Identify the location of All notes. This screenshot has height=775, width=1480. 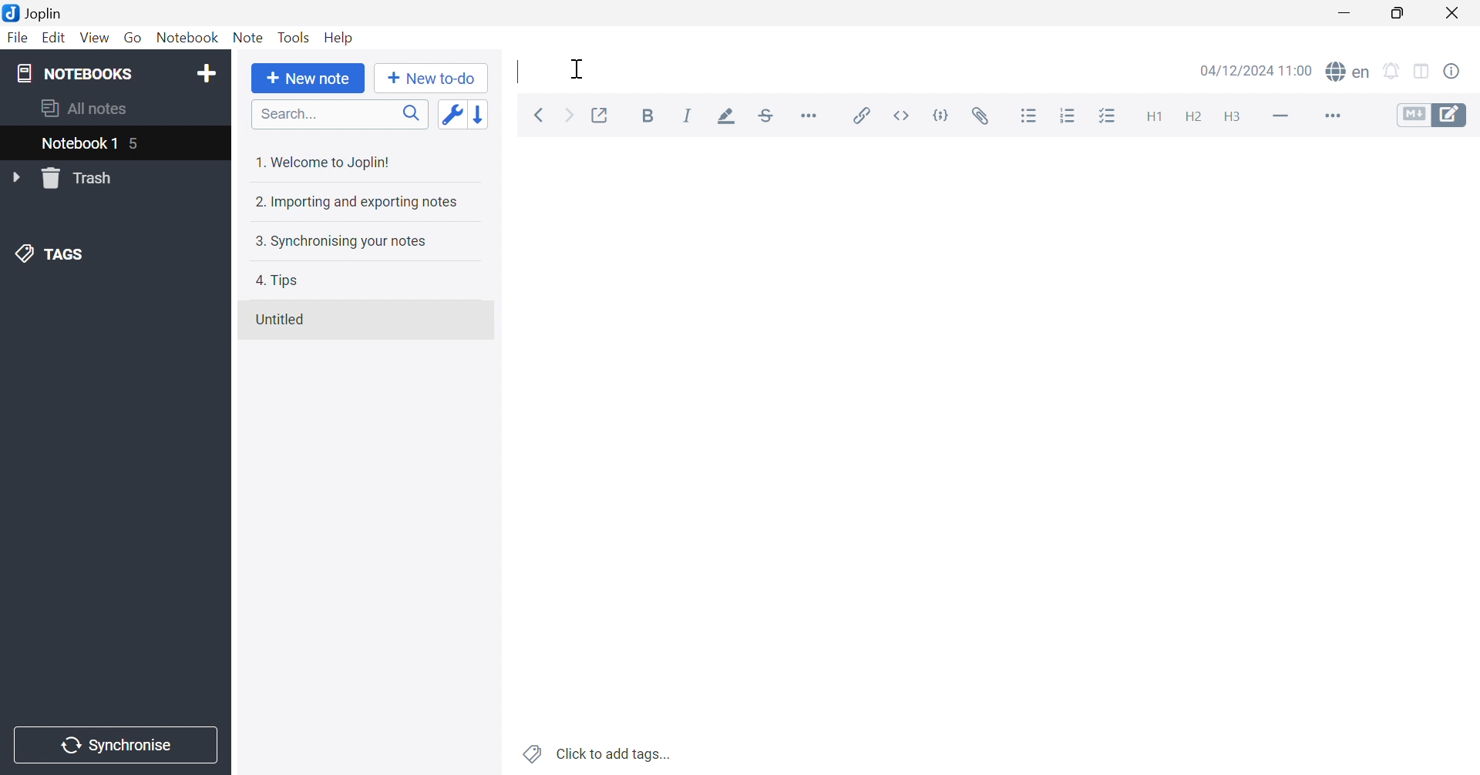
(81, 108).